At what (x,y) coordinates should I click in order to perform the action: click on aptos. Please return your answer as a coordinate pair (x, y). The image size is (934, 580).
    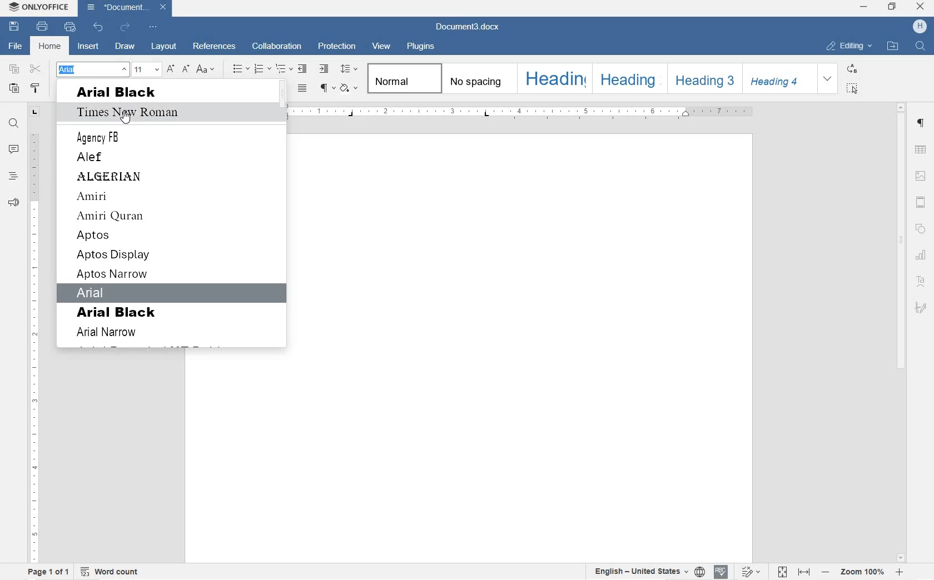
    Looking at the image, I should click on (106, 236).